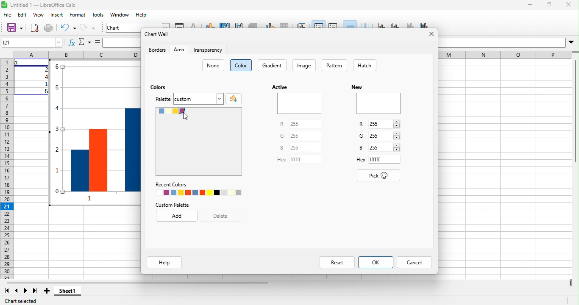 The image size is (579, 305). I want to click on image, so click(304, 65).